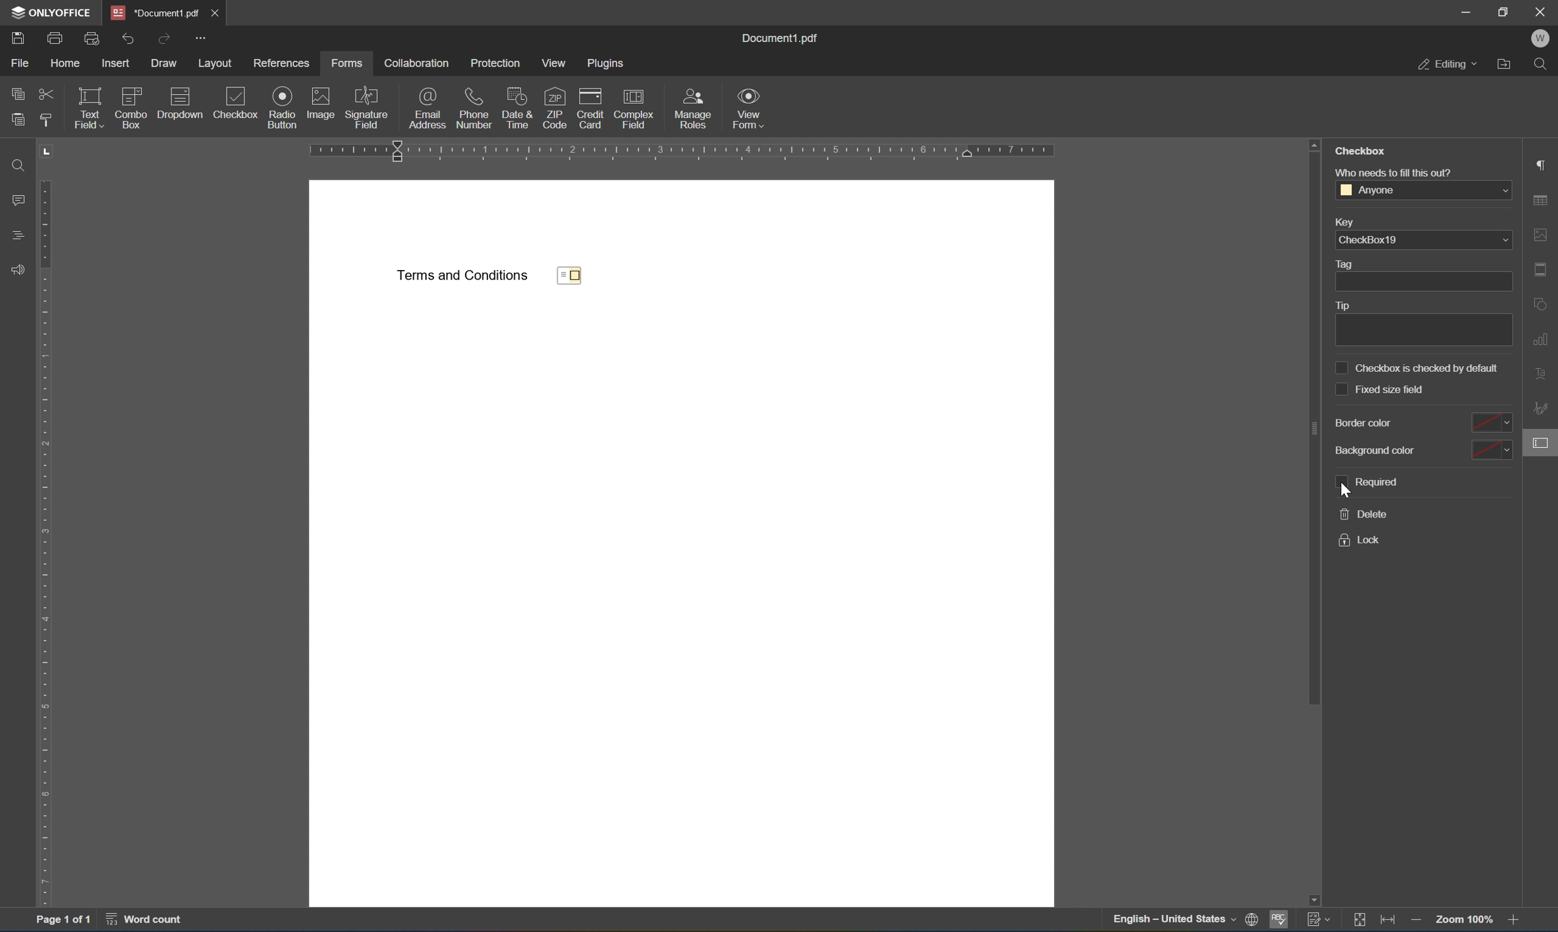 The image size is (1558, 932). I want to click on print, so click(57, 38).